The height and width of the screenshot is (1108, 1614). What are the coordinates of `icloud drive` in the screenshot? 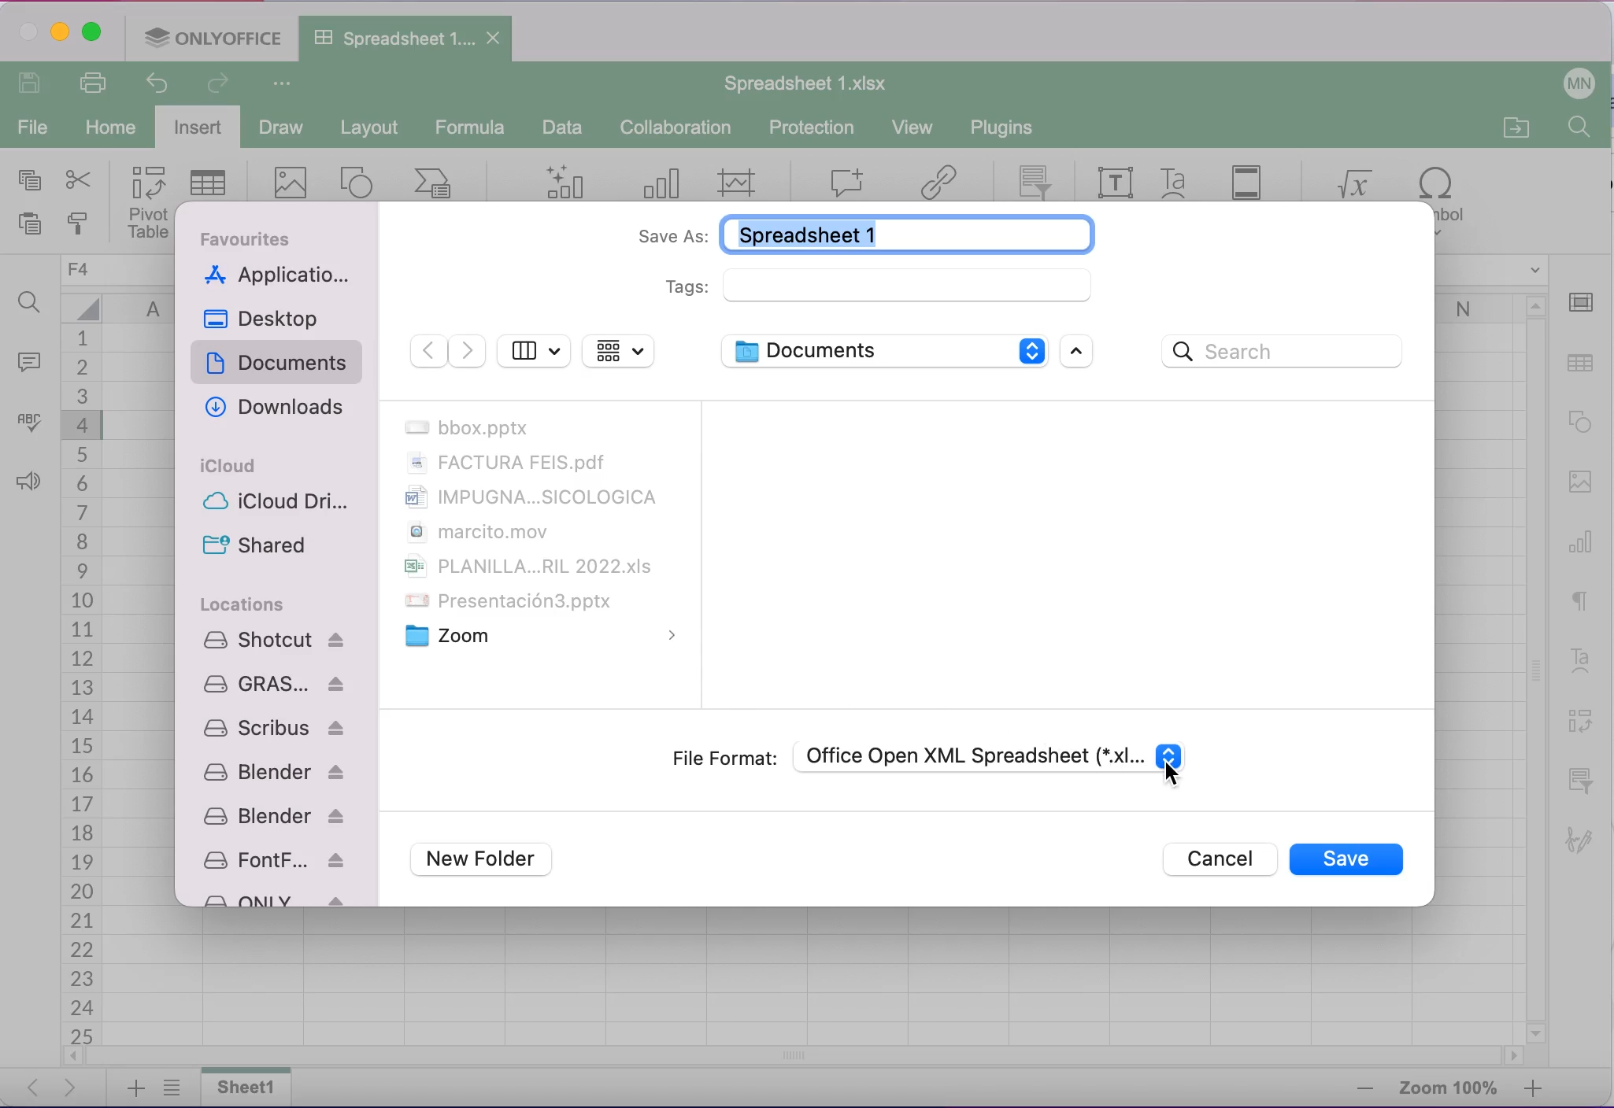 It's located at (281, 504).